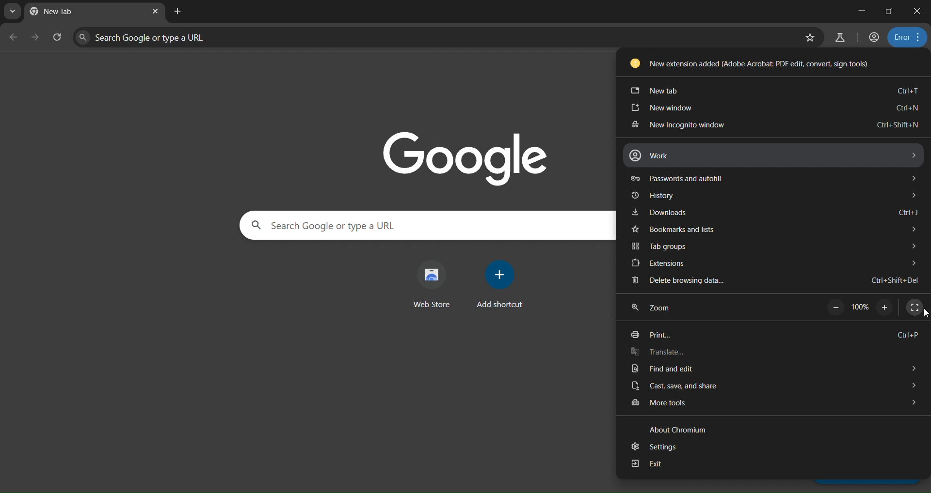 The height and width of the screenshot is (493, 931). I want to click on add shortcut, so click(500, 282).